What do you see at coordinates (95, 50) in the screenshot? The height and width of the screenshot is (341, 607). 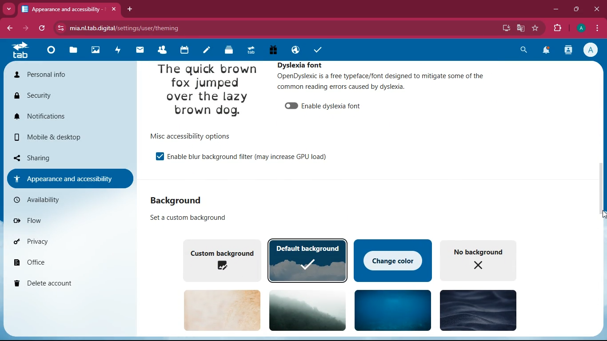 I see `images` at bounding box center [95, 50].